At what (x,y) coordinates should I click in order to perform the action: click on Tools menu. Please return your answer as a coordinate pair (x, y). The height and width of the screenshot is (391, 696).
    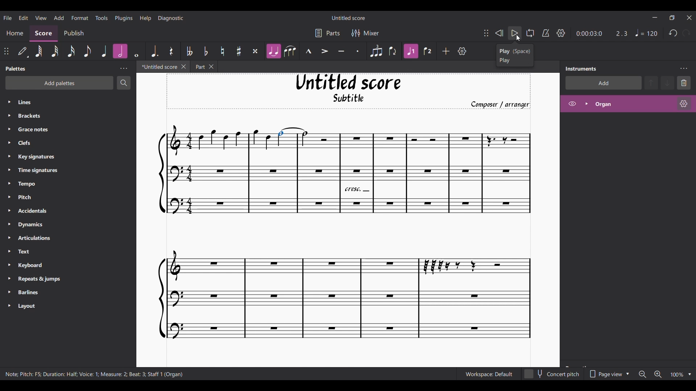
    Looking at the image, I should click on (101, 17).